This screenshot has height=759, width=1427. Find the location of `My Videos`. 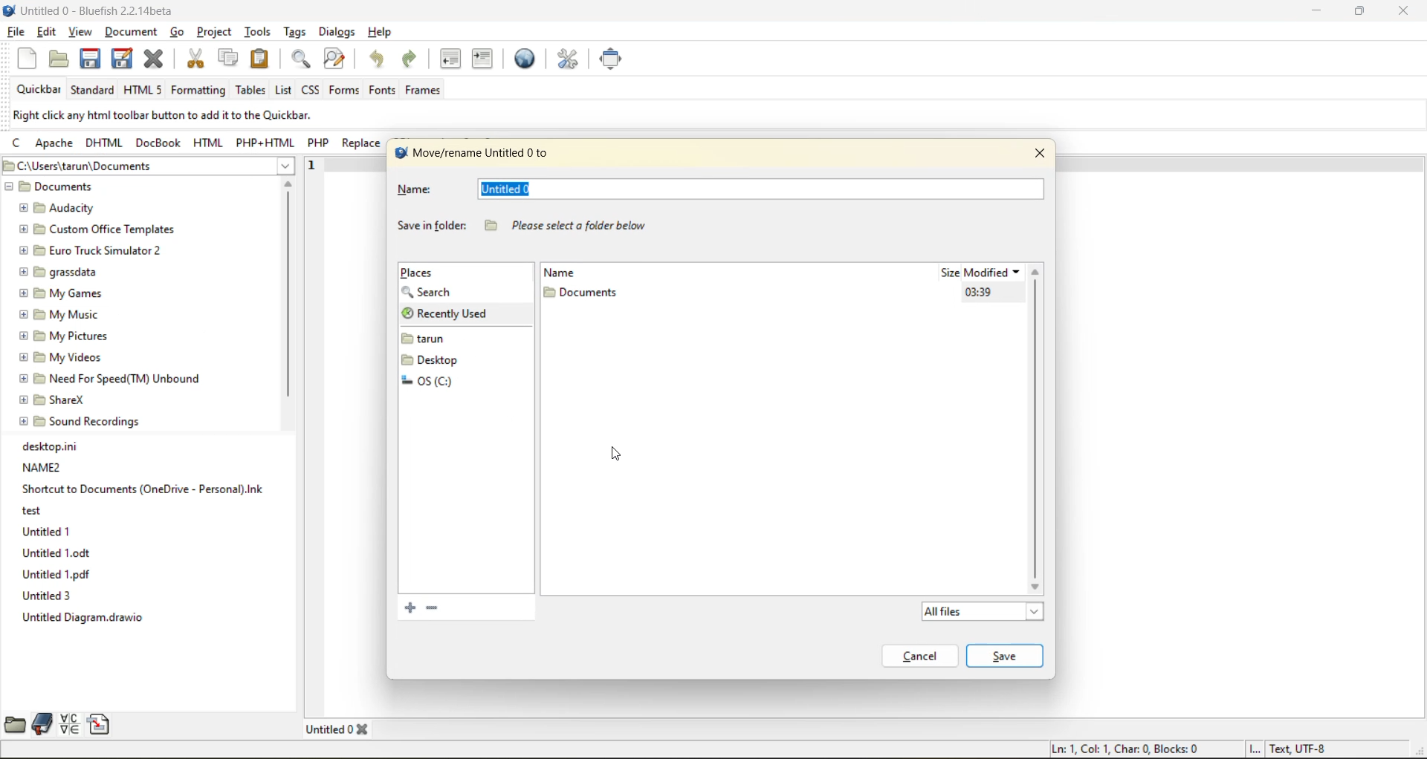

My Videos is located at coordinates (64, 359).